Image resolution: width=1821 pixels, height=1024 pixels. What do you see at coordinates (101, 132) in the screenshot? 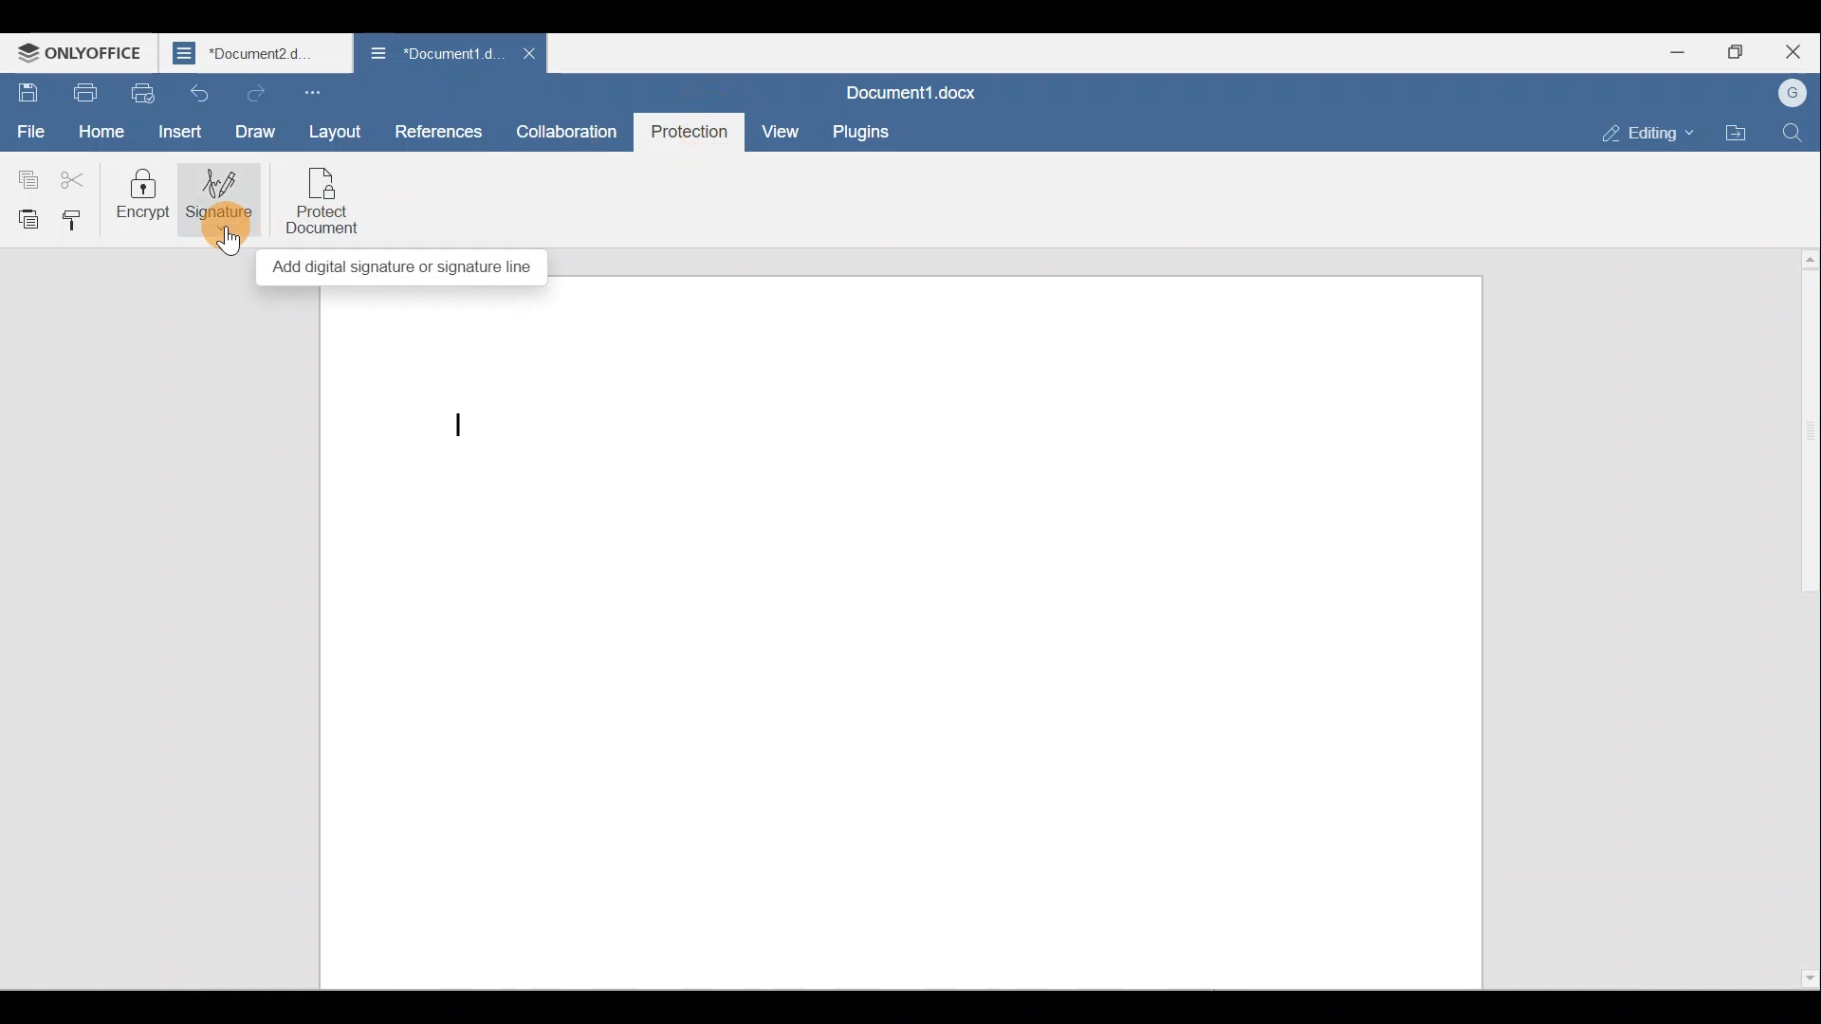
I see `Home` at bounding box center [101, 132].